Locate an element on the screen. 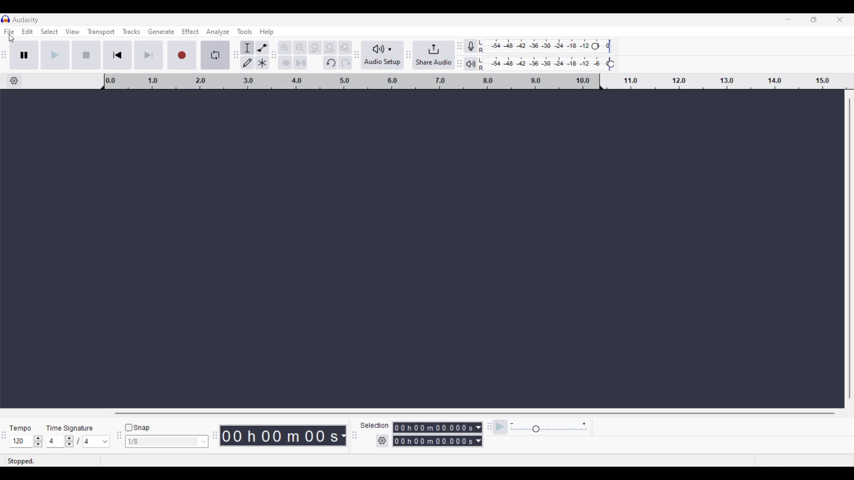 Image resolution: width=854 pixels, height=480 pixels. playback meter tool bar is located at coordinates (460, 64).